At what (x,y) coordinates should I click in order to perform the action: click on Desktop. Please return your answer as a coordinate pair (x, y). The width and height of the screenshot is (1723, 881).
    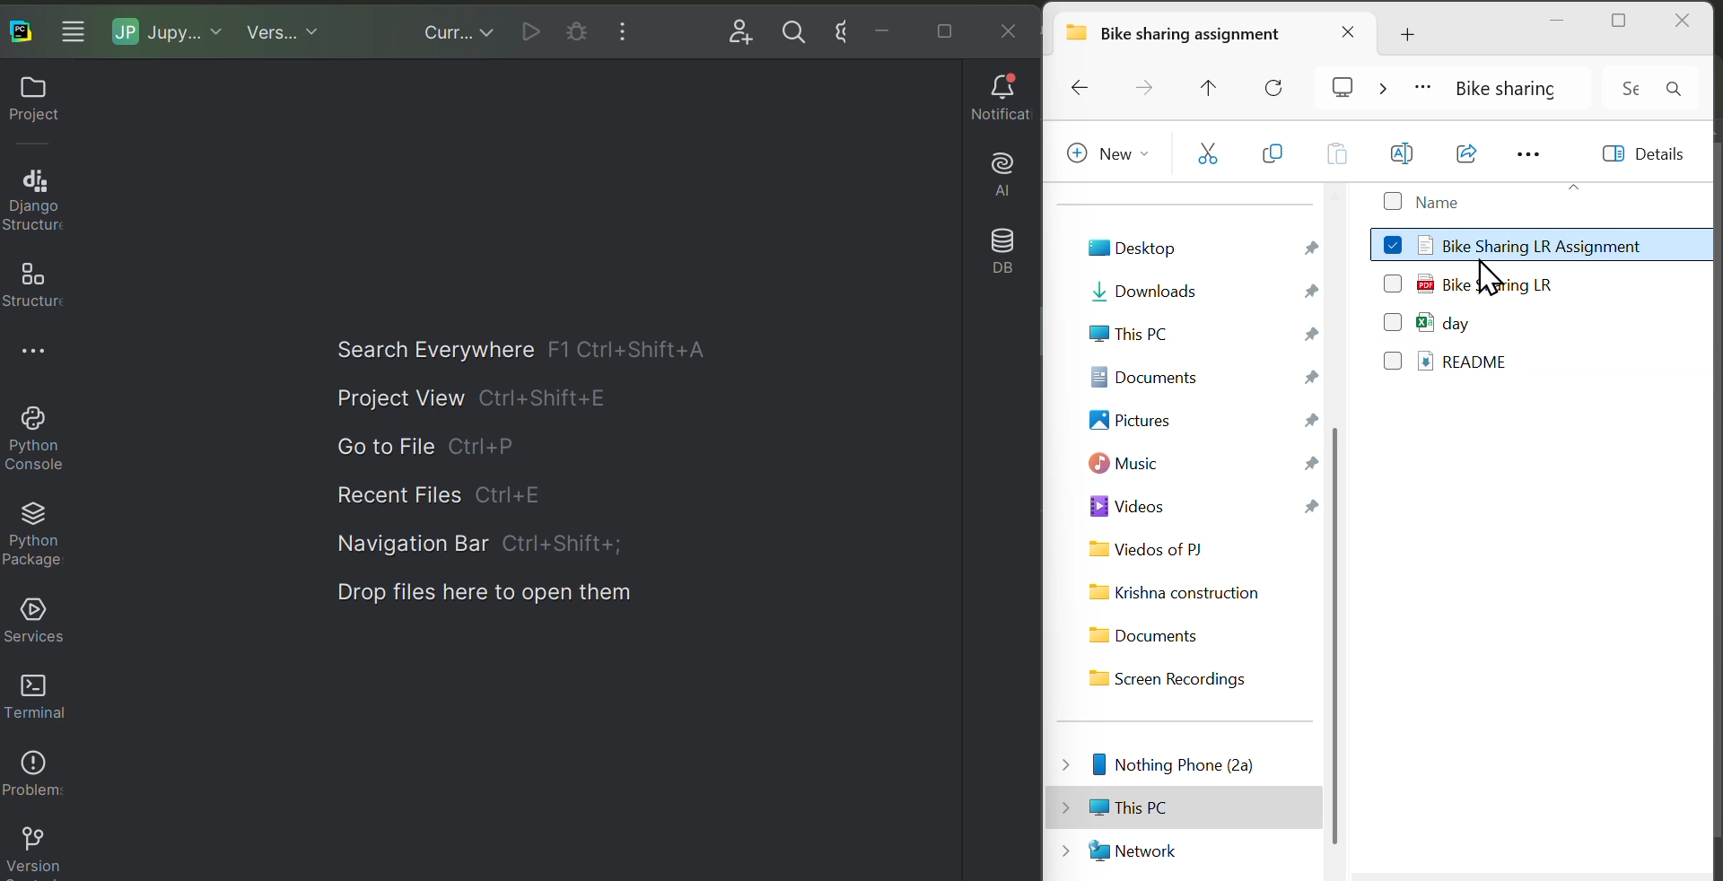
    Looking at the image, I should click on (1199, 248).